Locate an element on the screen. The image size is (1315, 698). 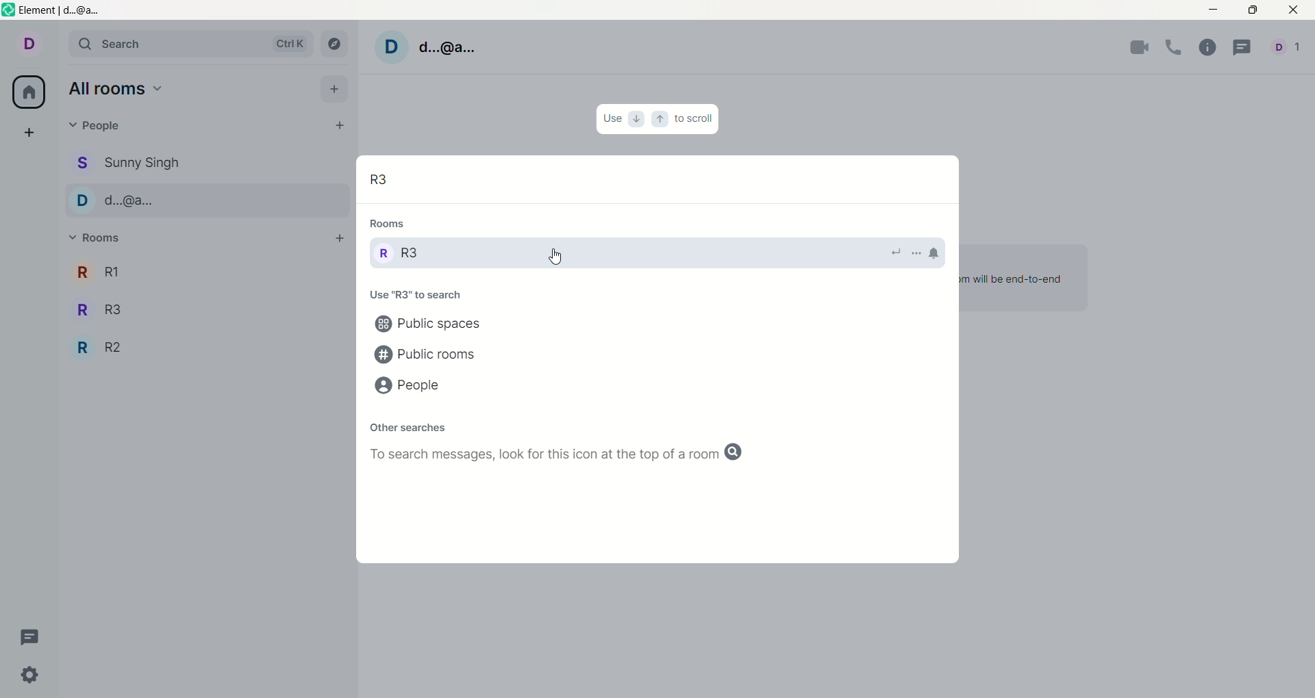
cursor is located at coordinates (555, 258).